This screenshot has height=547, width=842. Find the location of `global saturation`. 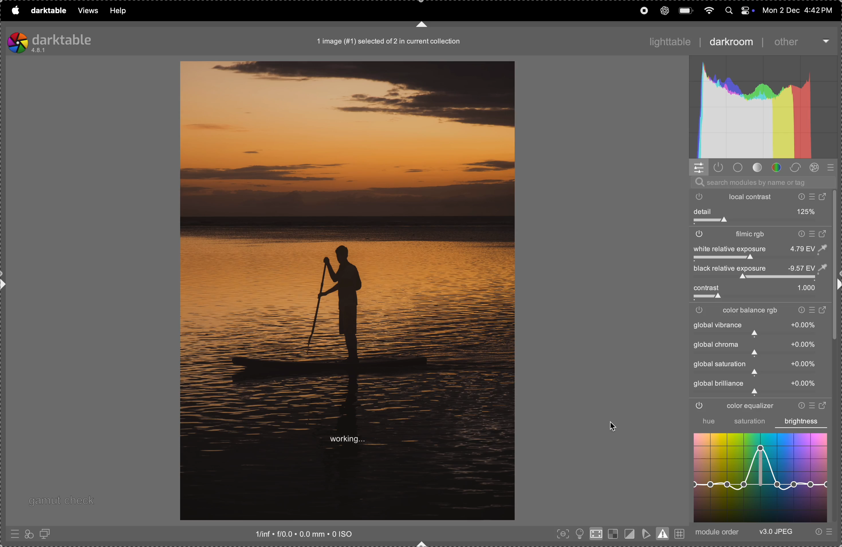

global saturation is located at coordinates (758, 367).